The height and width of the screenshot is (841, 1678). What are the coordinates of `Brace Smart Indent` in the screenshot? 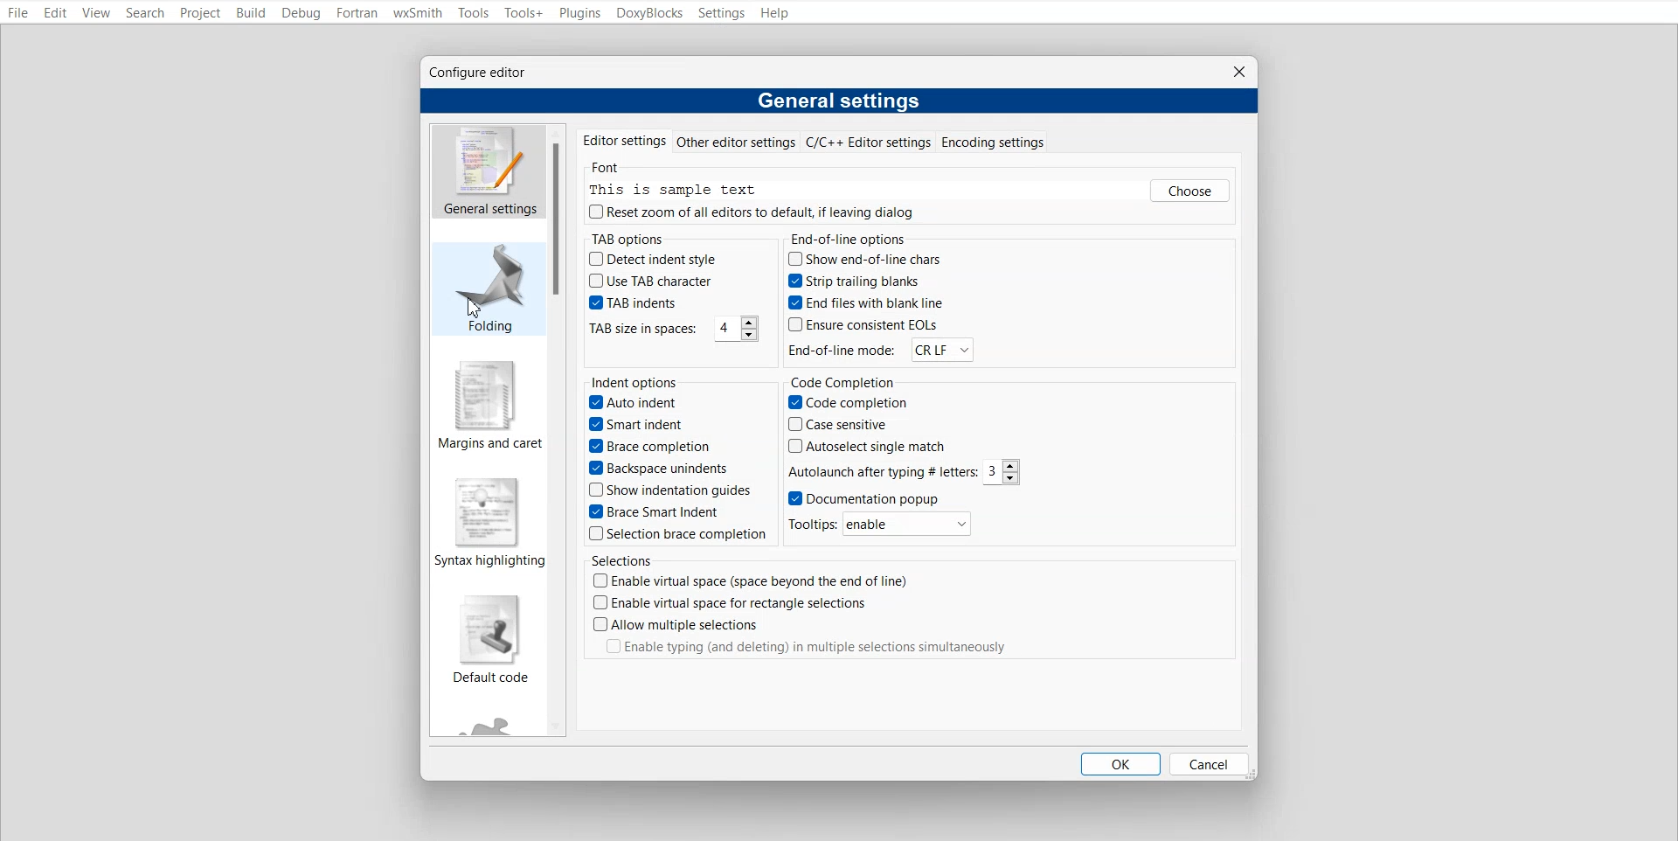 It's located at (658, 513).